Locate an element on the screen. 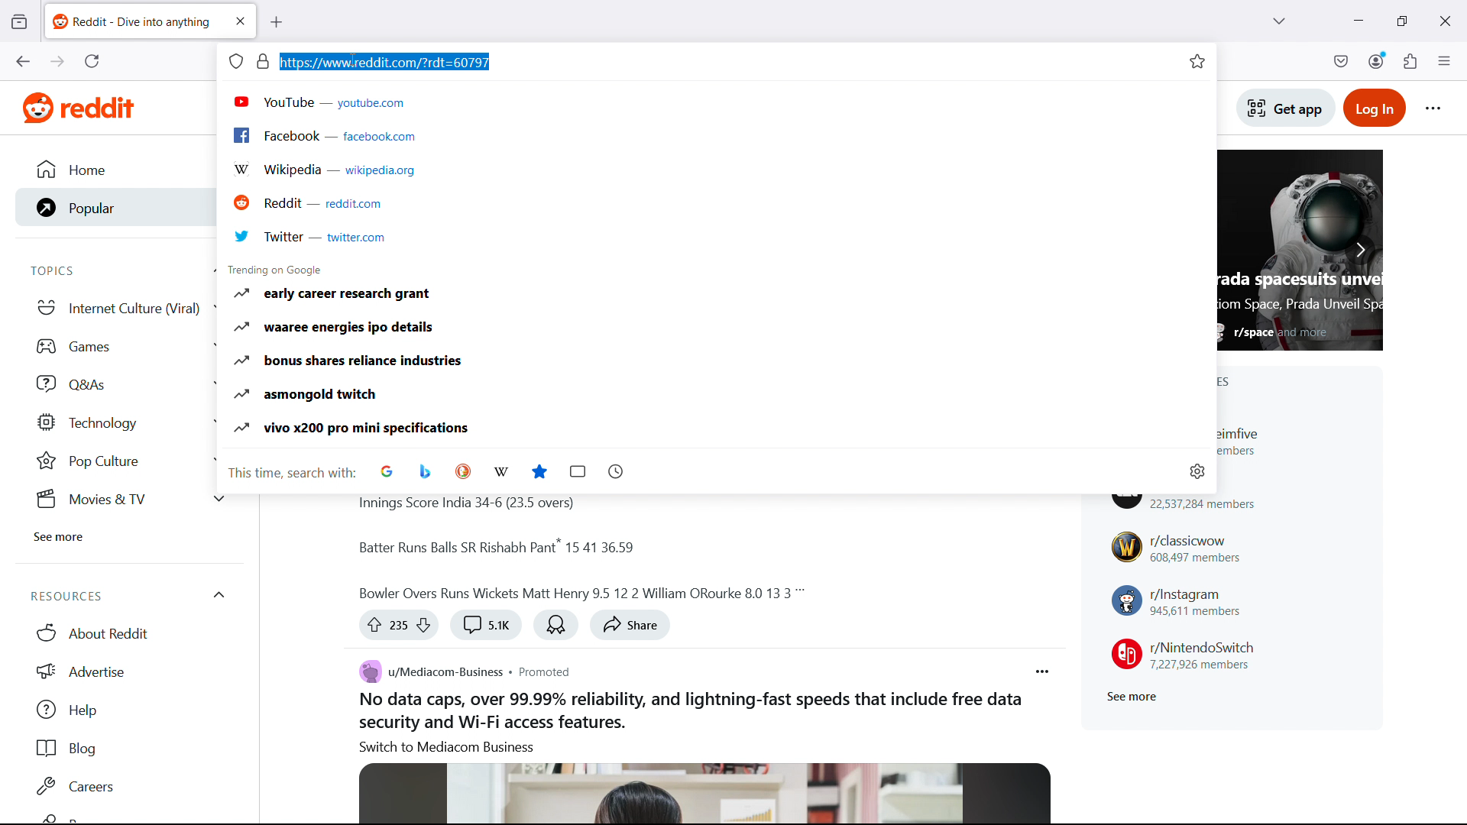 The image size is (1467, 825). Movies  & tv is located at coordinates (110, 500).